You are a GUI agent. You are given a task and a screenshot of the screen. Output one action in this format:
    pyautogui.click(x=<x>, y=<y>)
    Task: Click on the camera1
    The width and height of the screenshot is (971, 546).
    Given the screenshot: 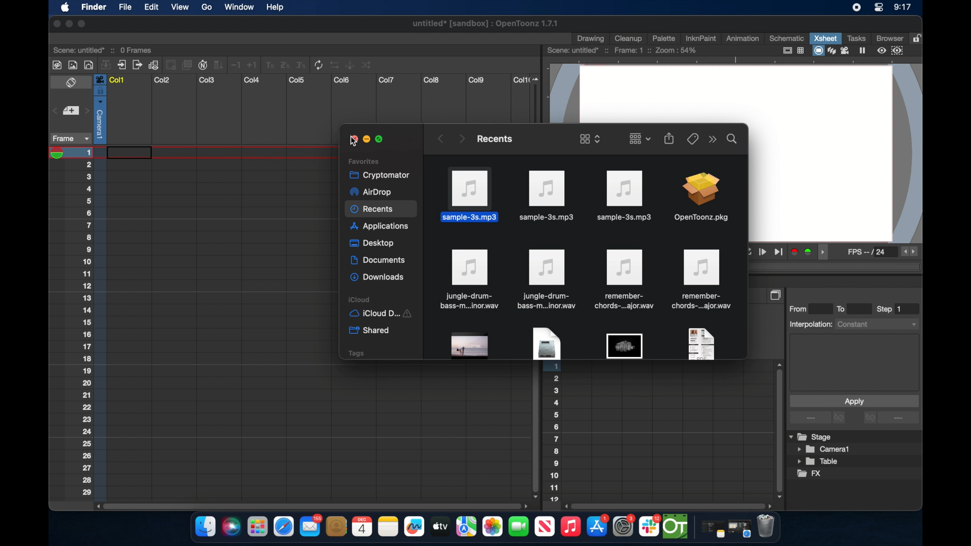 What is the action you would take?
    pyautogui.click(x=824, y=449)
    